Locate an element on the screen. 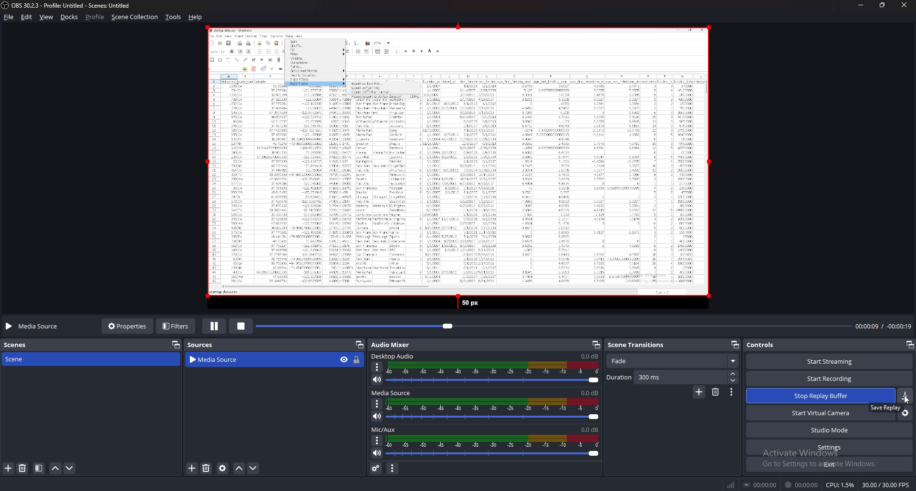 Image resolution: width=916 pixels, height=491 pixels. start streaming is located at coordinates (831, 361).